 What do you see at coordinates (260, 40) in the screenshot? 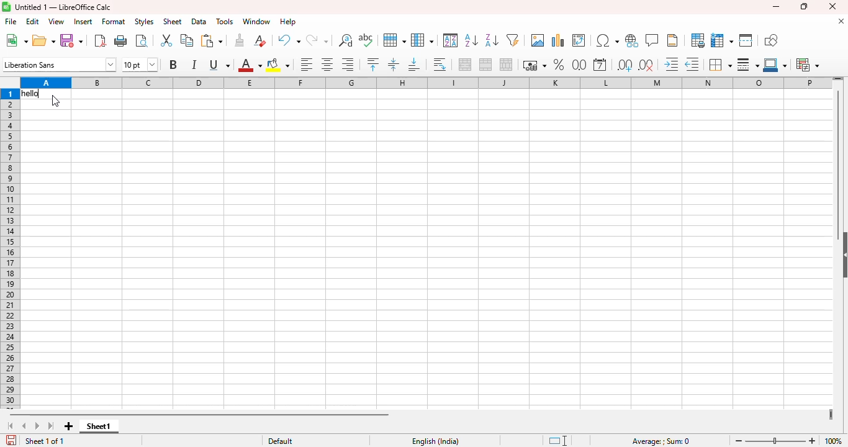
I see `clear direct formatting` at bounding box center [260, 40].